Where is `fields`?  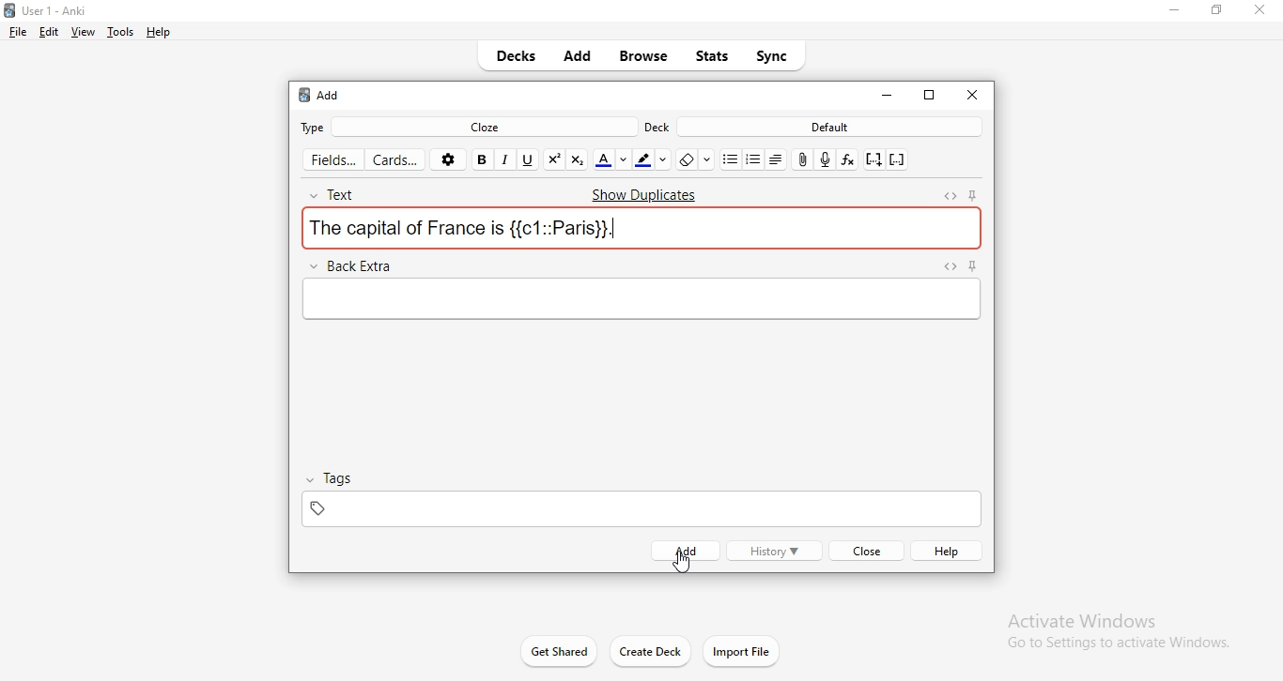 fields is located at coordinates (332, 157).